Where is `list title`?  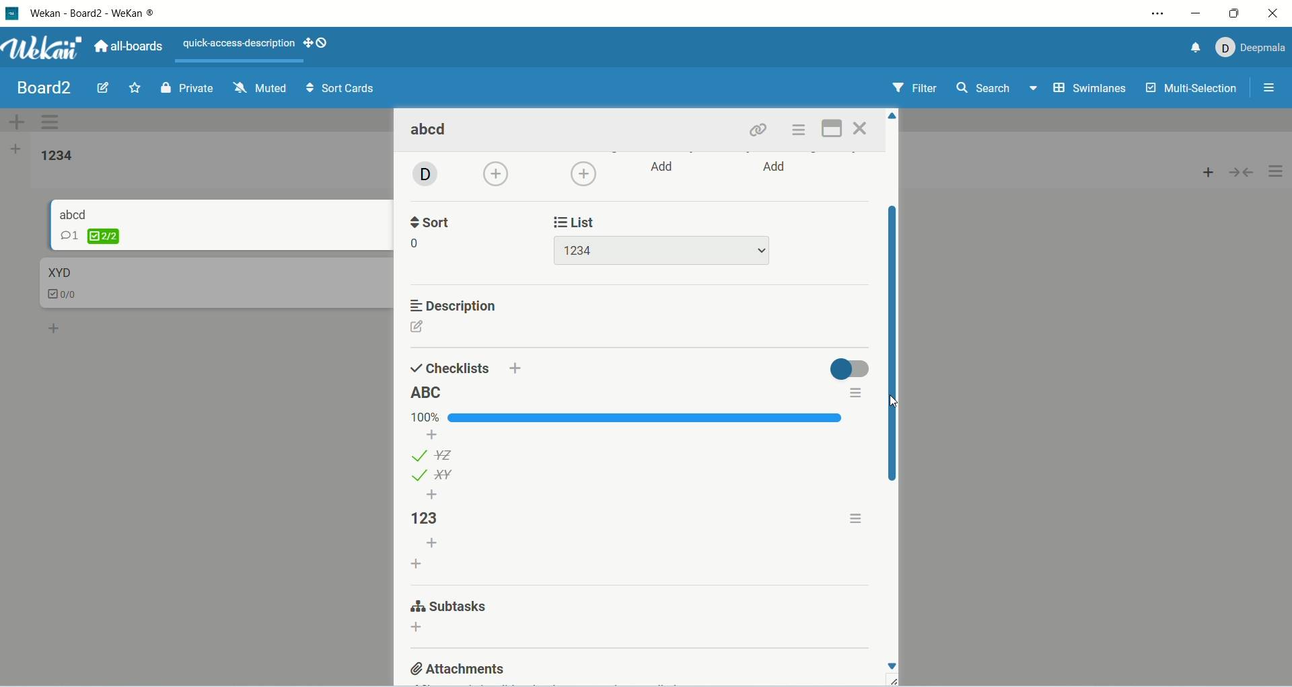
list title is located at coordinates (434, 518).